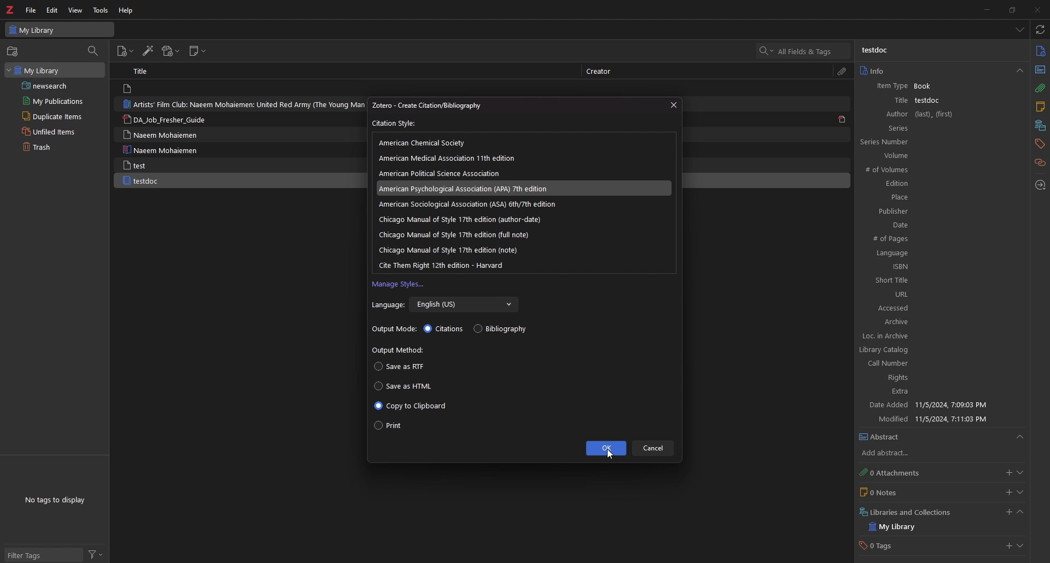 The height and width of the screenshot is (563, 1050). Describe the element at coordinates (1040, 89) in the screenshot. I see `attachment` at that location.